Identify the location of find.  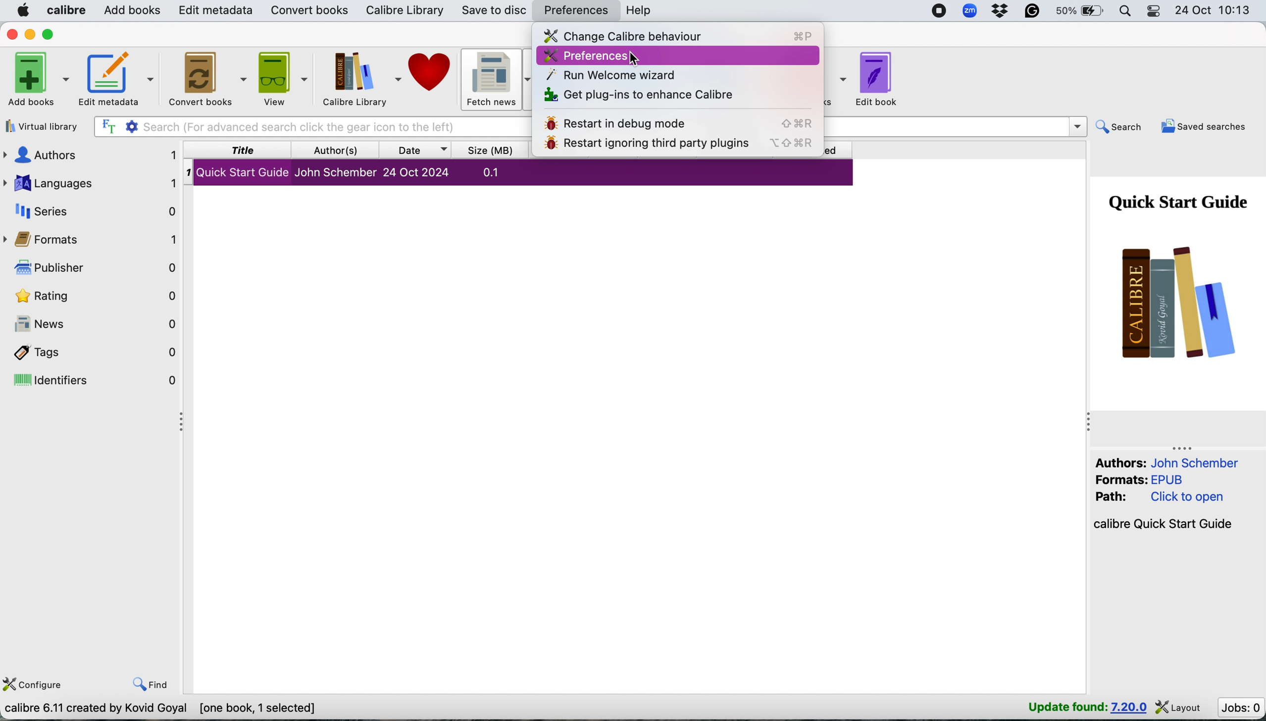
(152, 684).